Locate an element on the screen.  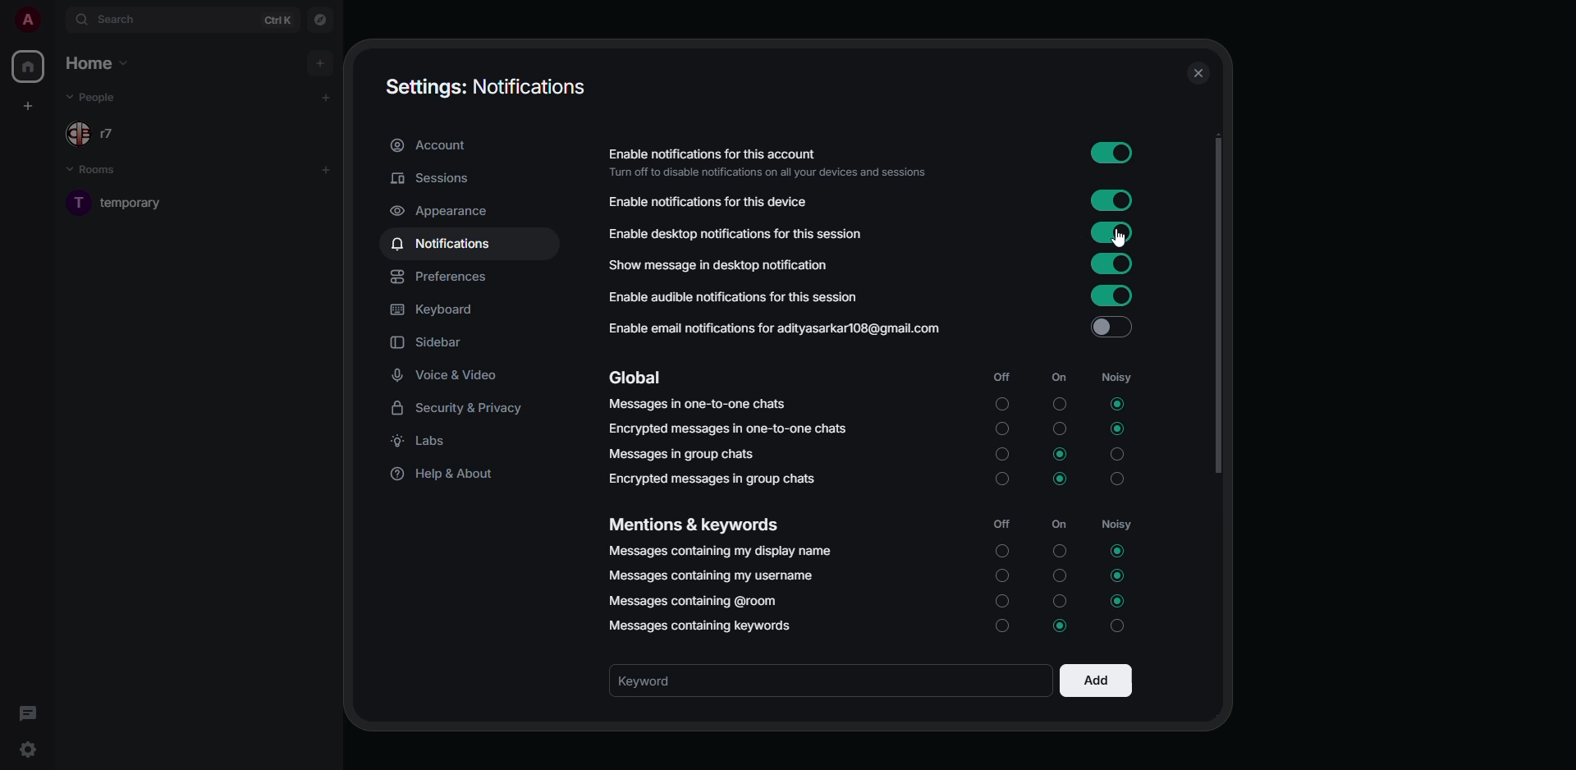
click to enable/disable is located at coordinates (1110, 264).